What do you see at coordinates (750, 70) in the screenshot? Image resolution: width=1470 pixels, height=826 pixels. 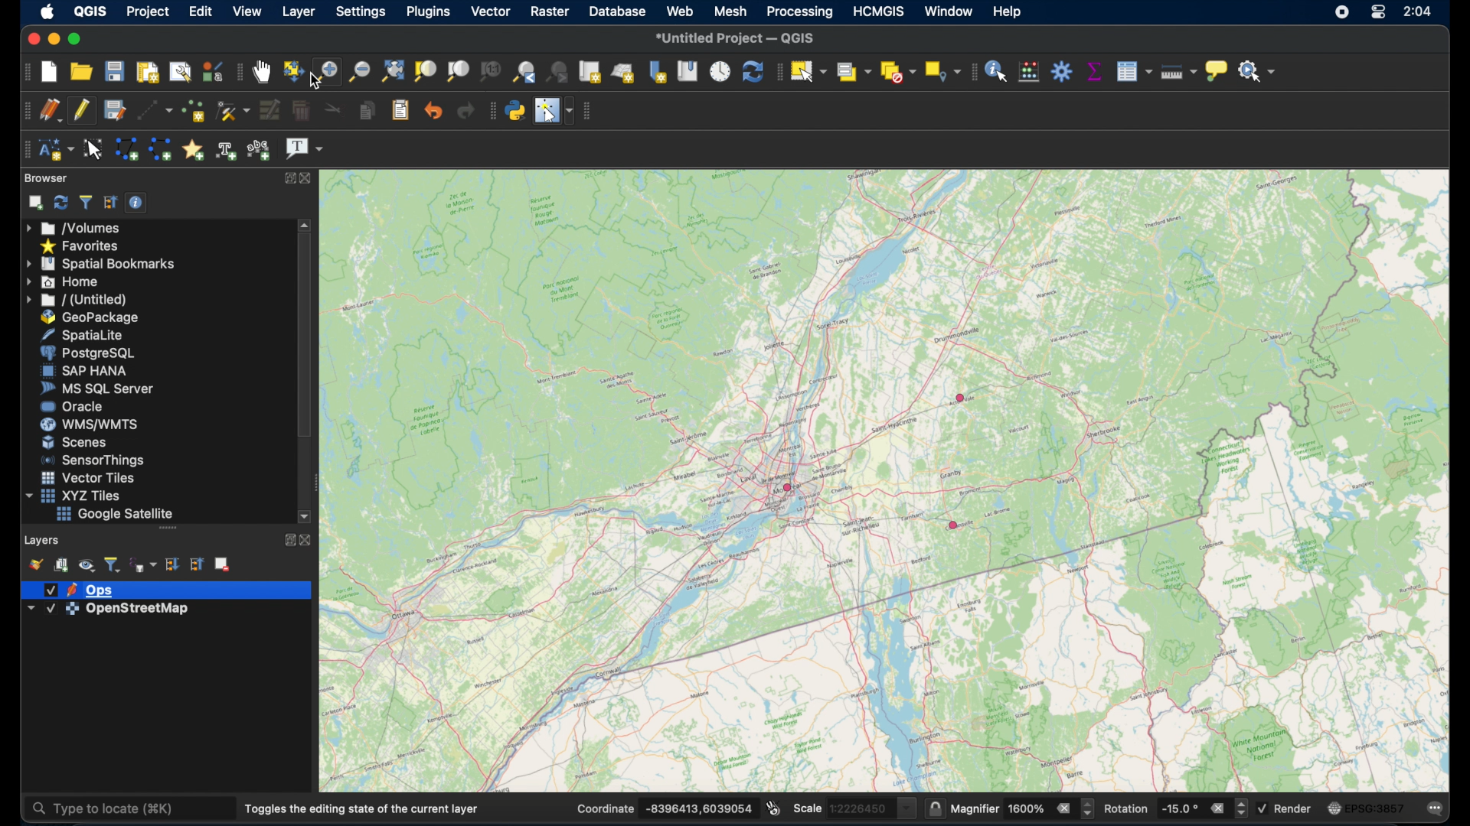 I see `refresh` at bounding box center [750, 70].